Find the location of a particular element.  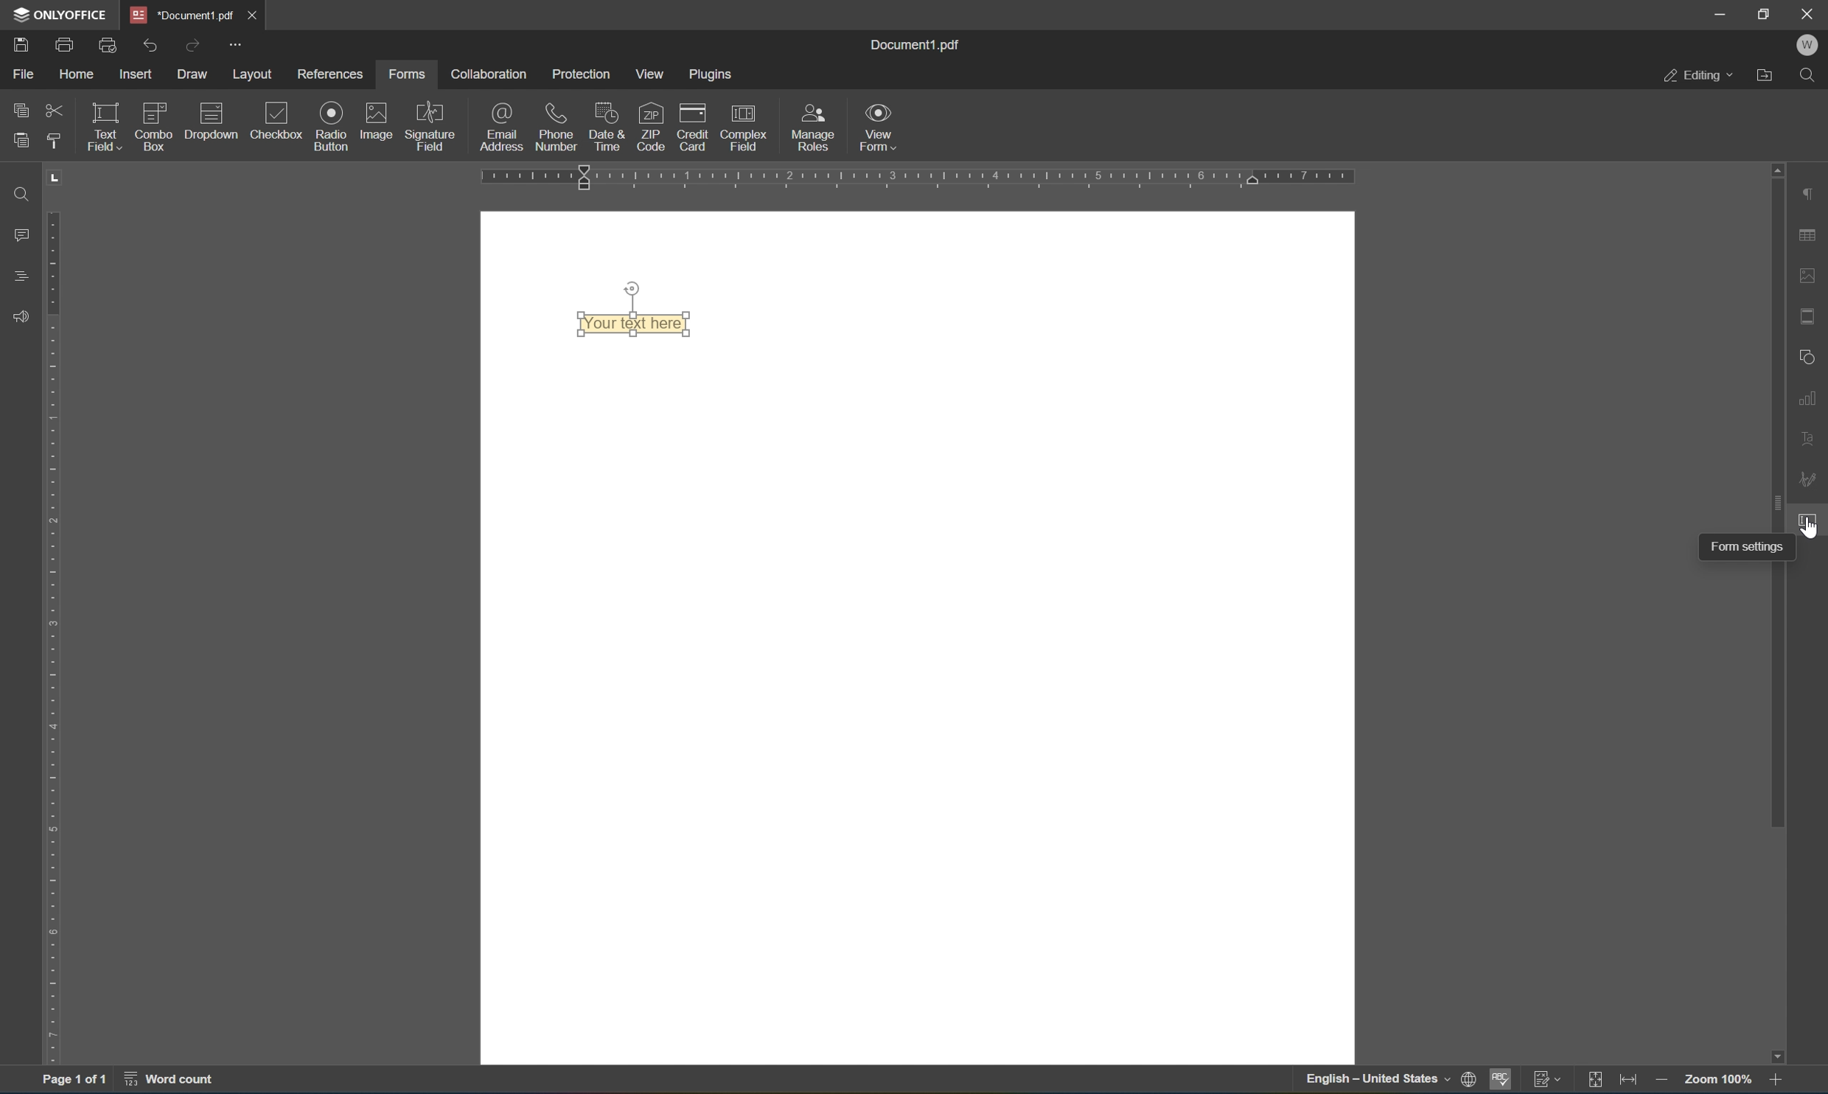

collaboration is located at coordinates (492, 74).